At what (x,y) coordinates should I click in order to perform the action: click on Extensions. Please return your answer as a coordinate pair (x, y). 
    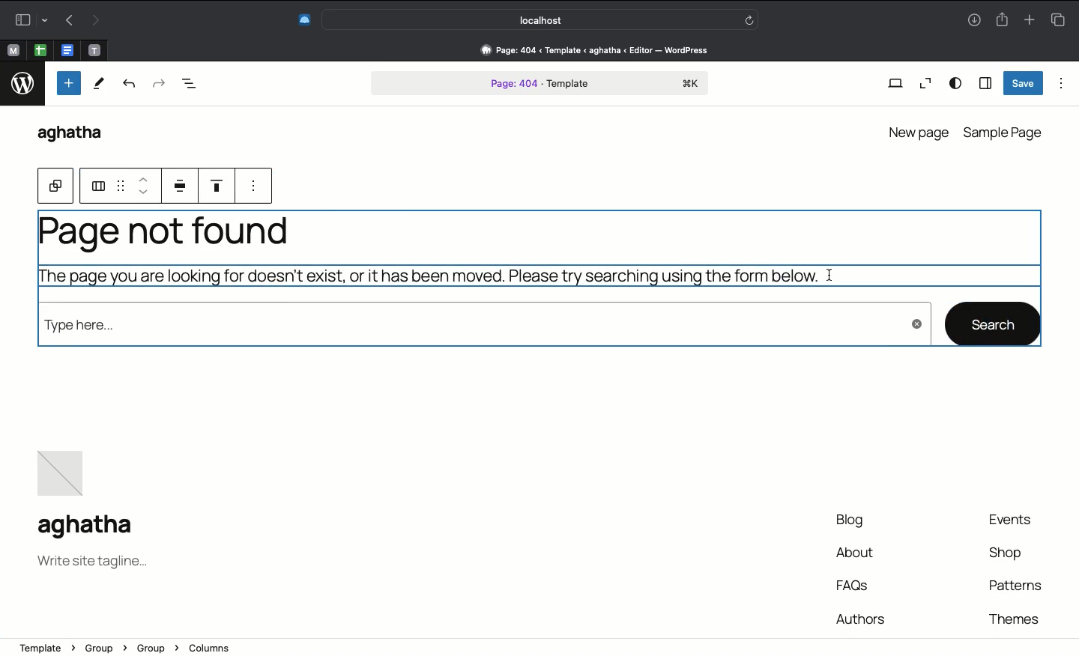
    Looking at the image, I should click on (303, 21).